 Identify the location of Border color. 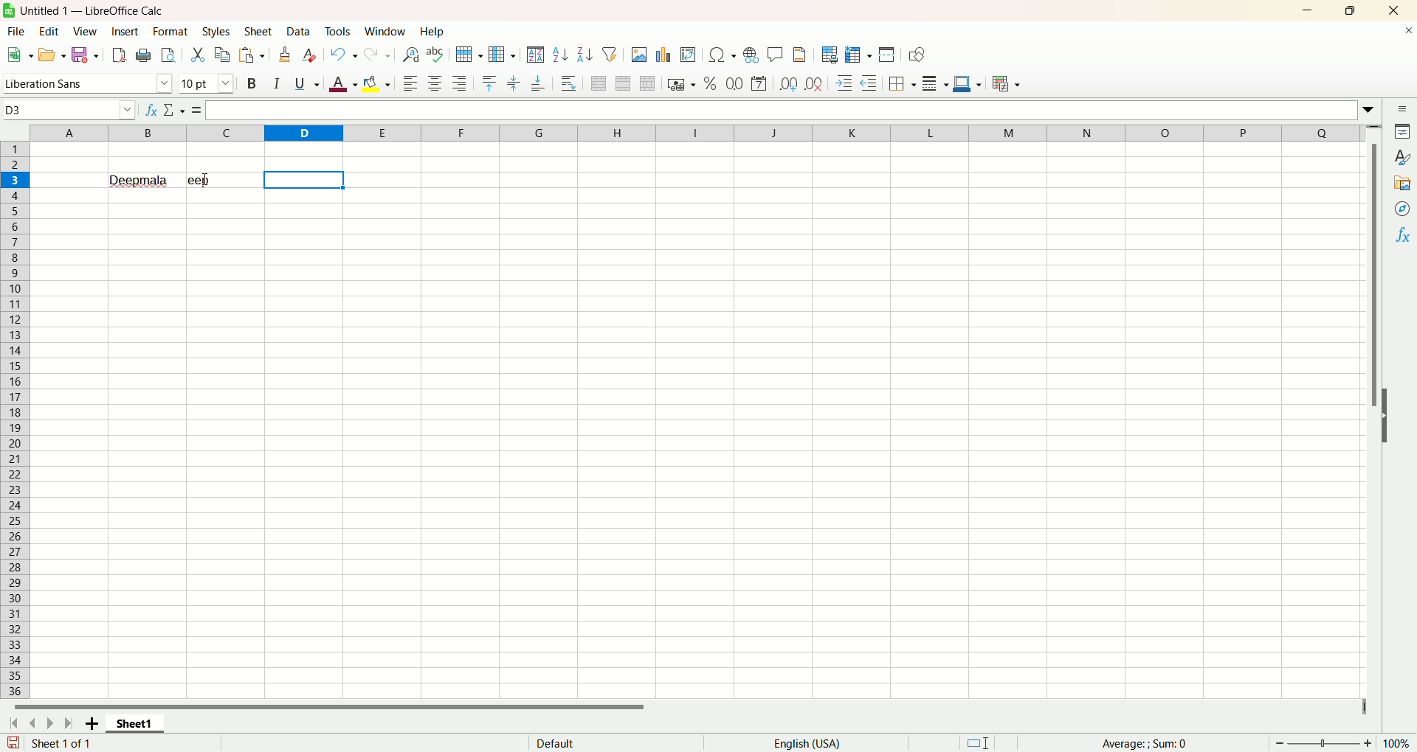
(967, 83).